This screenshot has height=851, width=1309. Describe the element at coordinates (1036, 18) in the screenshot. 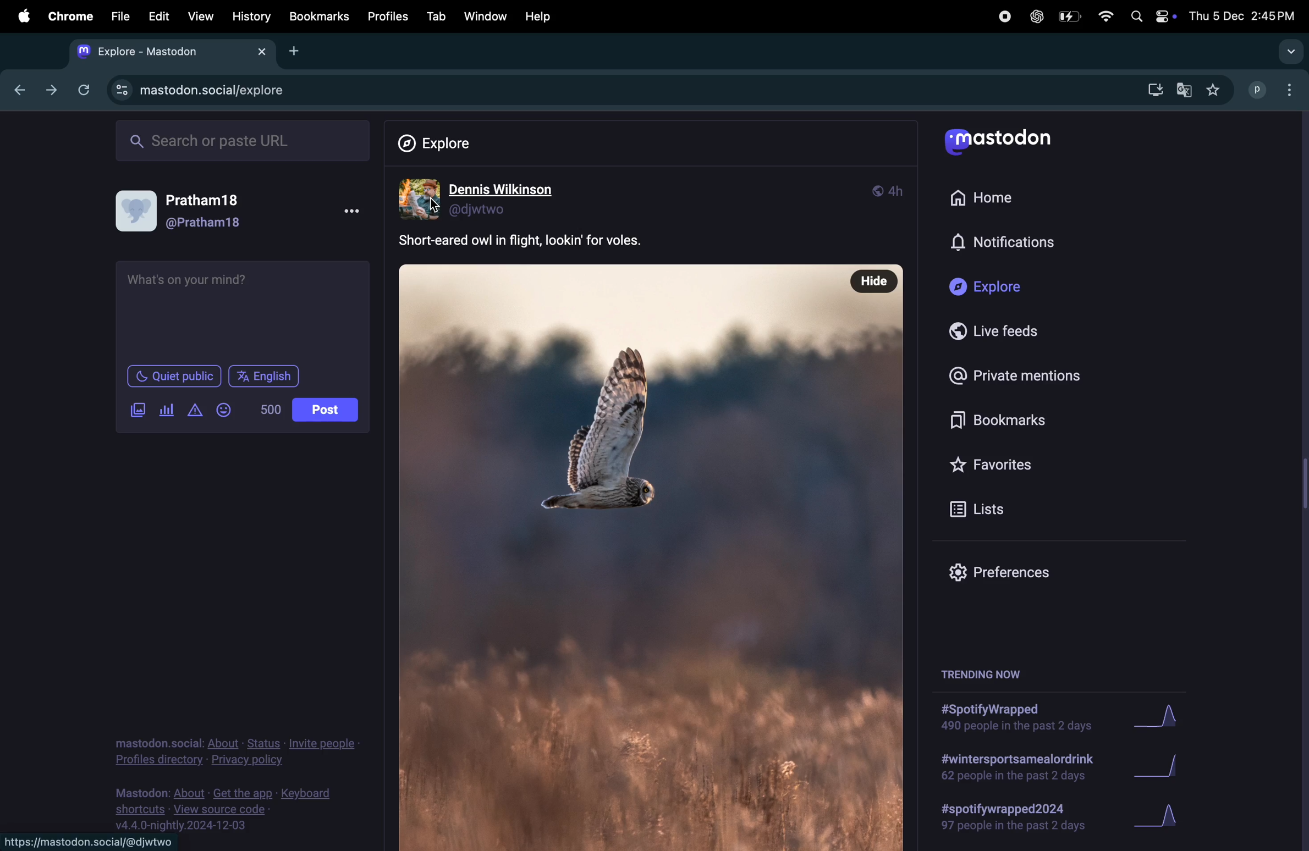

I see `chatgpt` at that location.